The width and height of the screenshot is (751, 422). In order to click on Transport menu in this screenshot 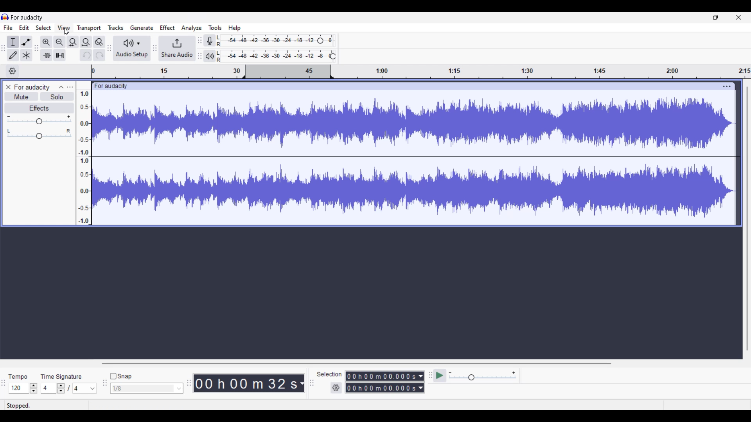, I will do `click(89, 28)`.